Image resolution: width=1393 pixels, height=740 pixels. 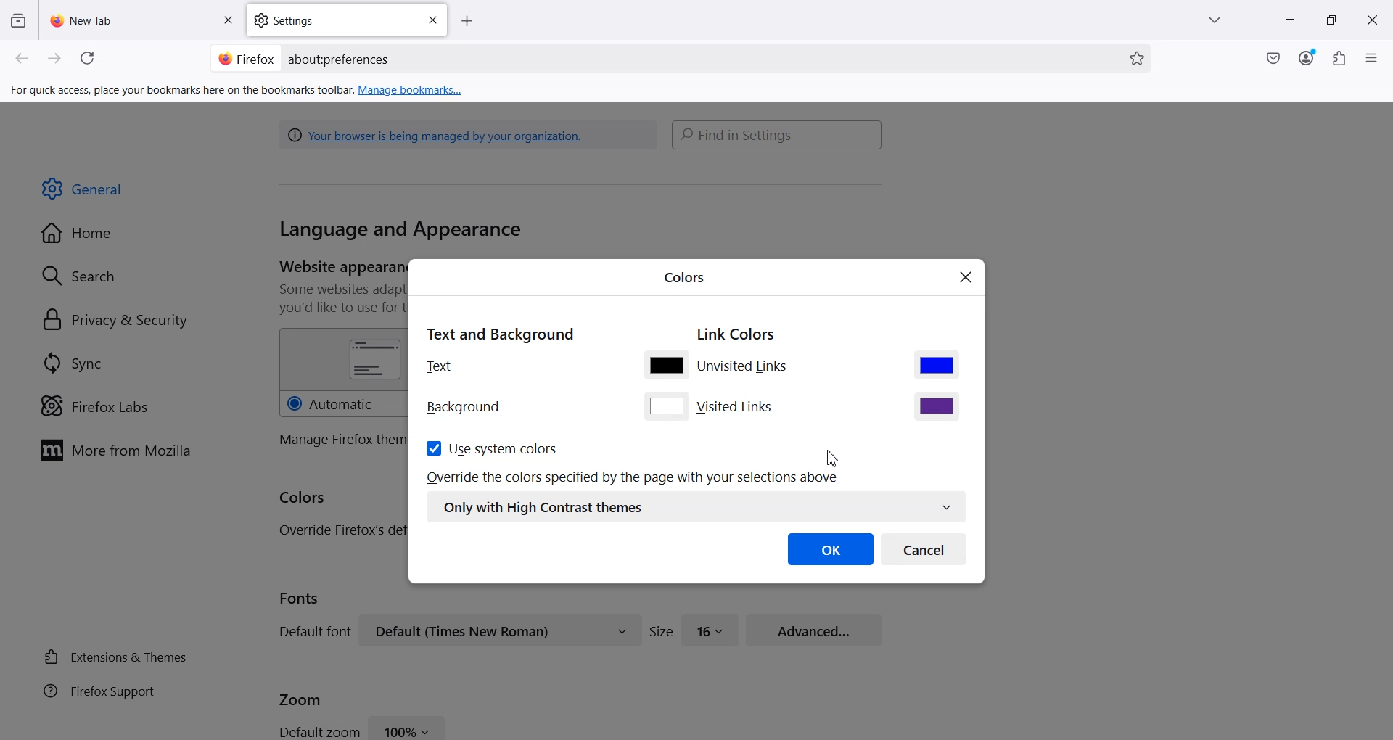 What do you see at coordinates (464, 408) in the screenshot?
I see `Background` at bounding box center [464, 408].